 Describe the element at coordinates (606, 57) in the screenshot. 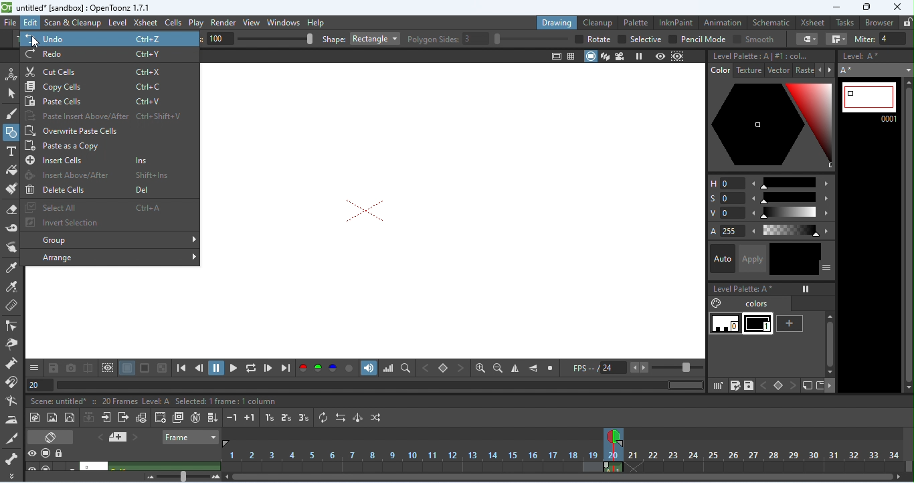

I see `3d view` at that location.